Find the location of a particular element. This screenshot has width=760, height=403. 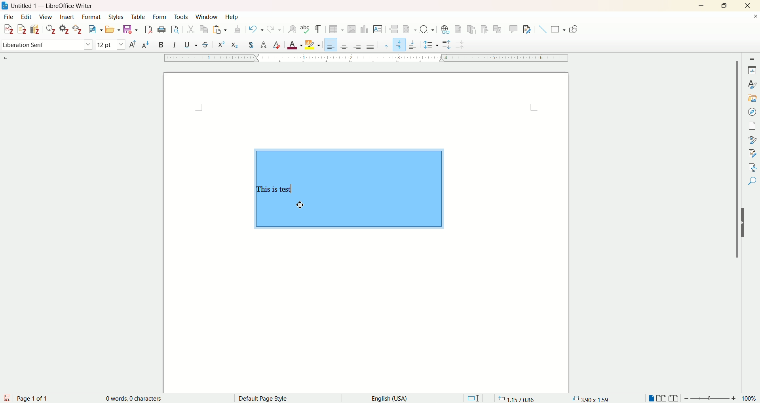

area styling is located at coordinates (364, 44).